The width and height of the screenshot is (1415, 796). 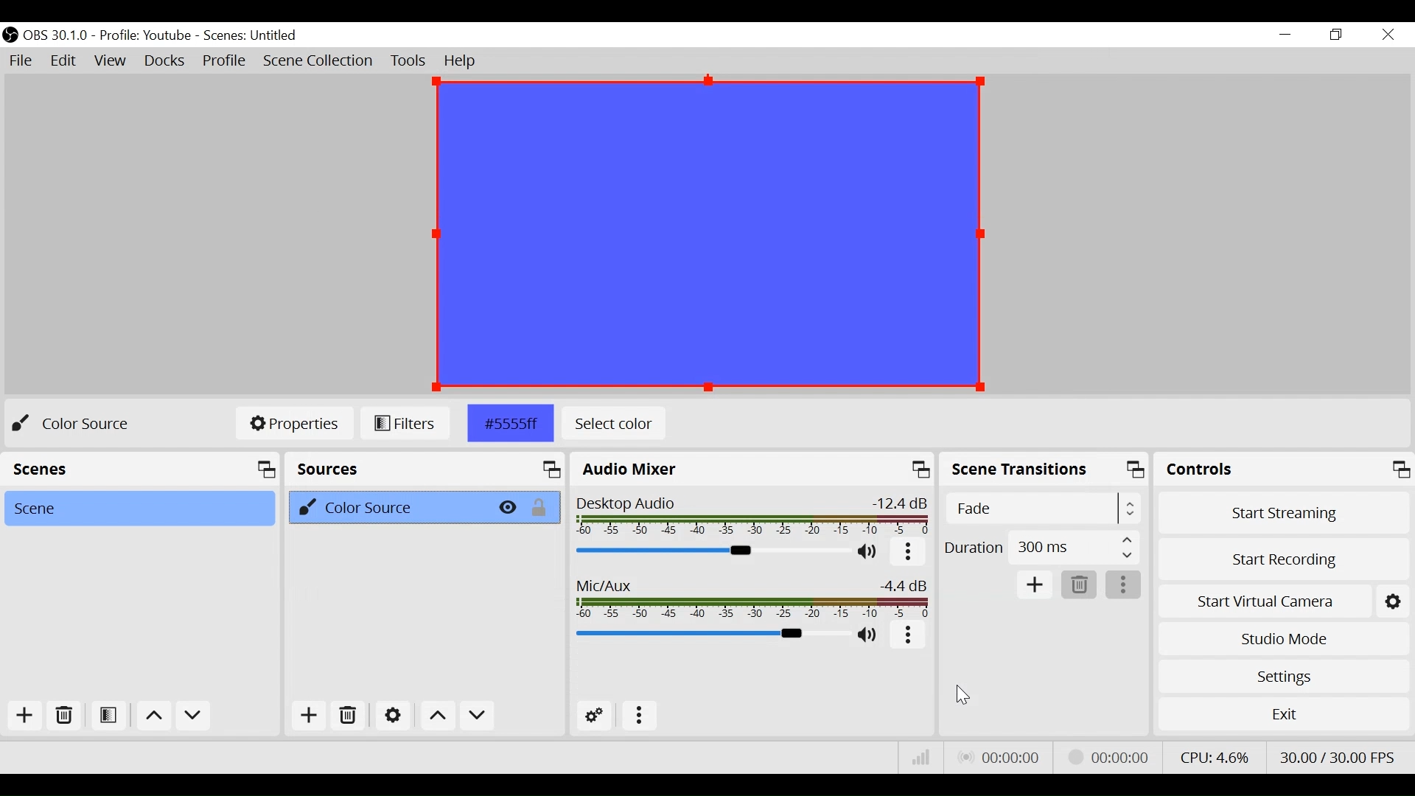 I want to click on Color Source, so click(x=391, y=509).